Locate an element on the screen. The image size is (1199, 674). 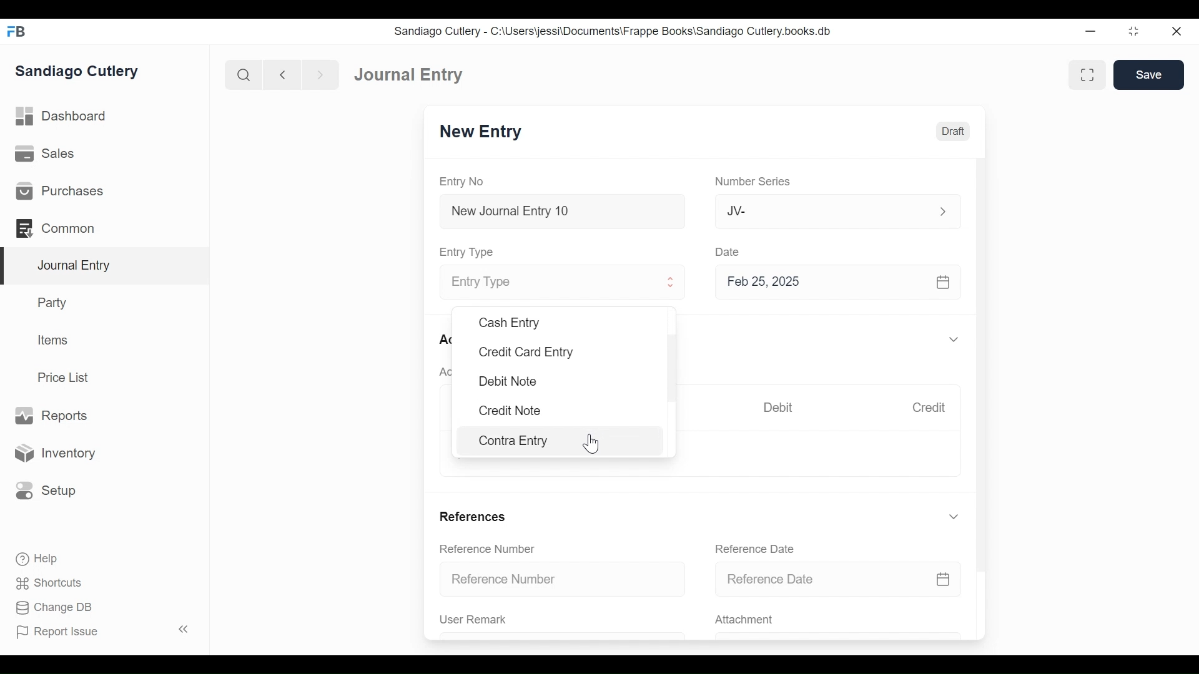
Price List is located at coordinates (66, 377).